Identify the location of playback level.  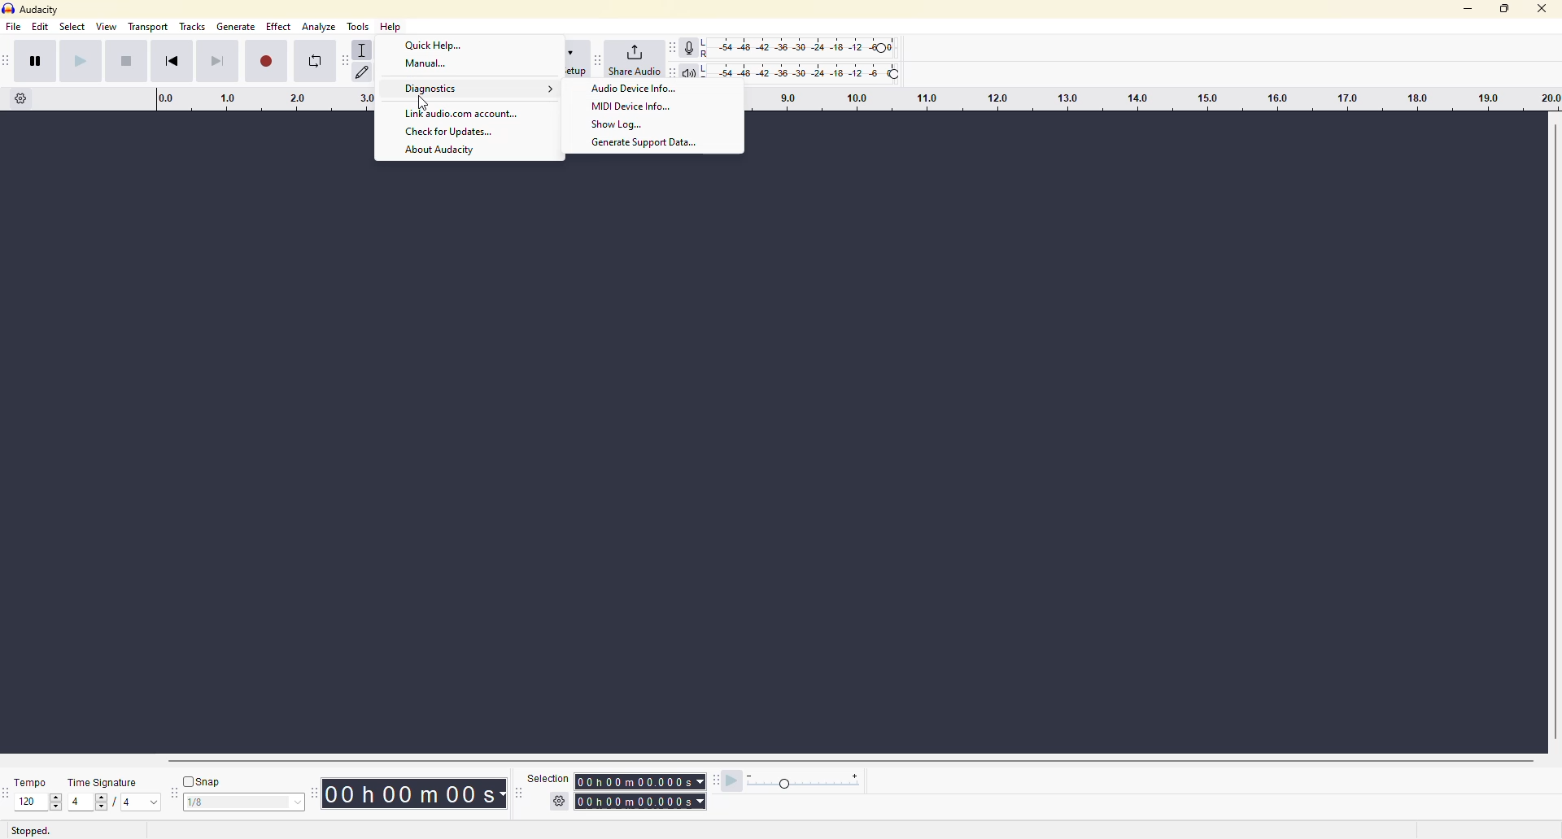
(809, 71).